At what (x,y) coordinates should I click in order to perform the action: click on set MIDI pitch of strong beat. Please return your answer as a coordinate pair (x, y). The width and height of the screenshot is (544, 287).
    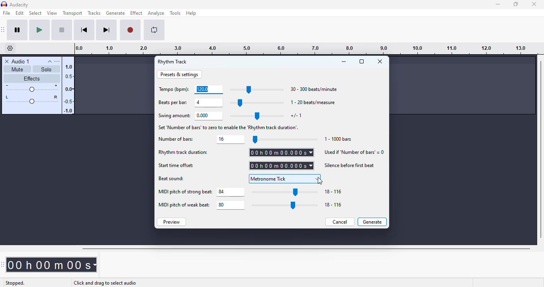
    Looking at the image, I should click on (231, 192).